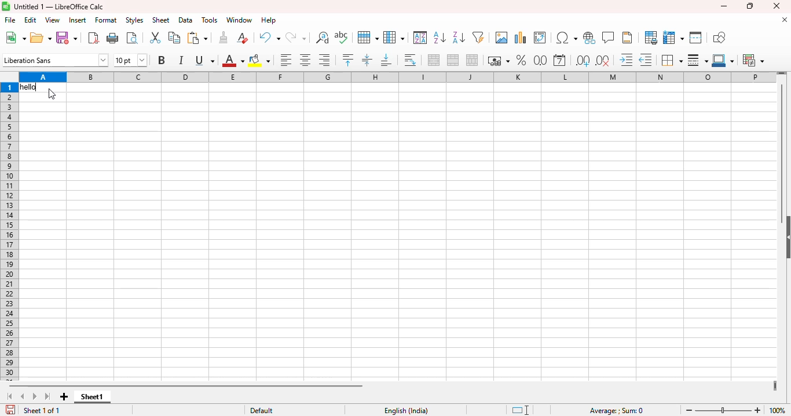 The image size is (791, 416). I want to click on sort ascending, so click(440, 37).